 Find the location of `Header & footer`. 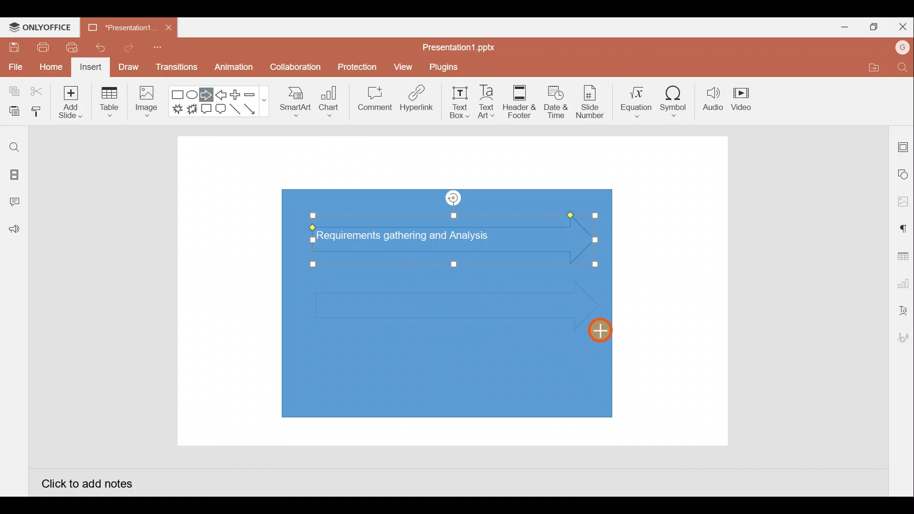

Header & footer is located at coordinates (520, 99).